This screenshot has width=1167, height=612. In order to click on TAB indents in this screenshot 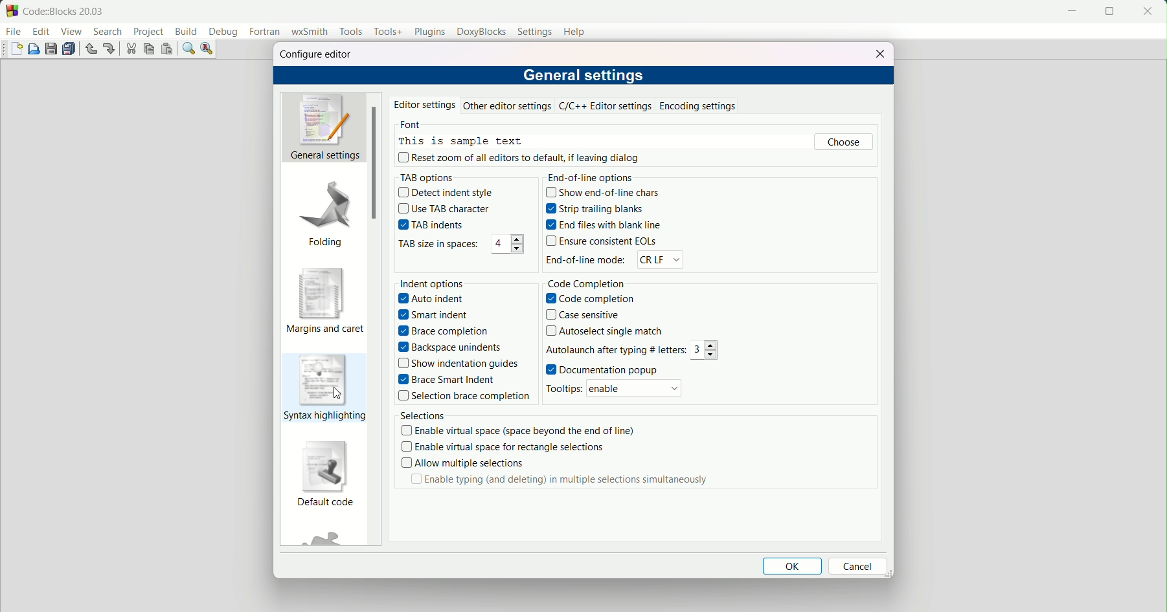, I will do `click(431, 224)`.